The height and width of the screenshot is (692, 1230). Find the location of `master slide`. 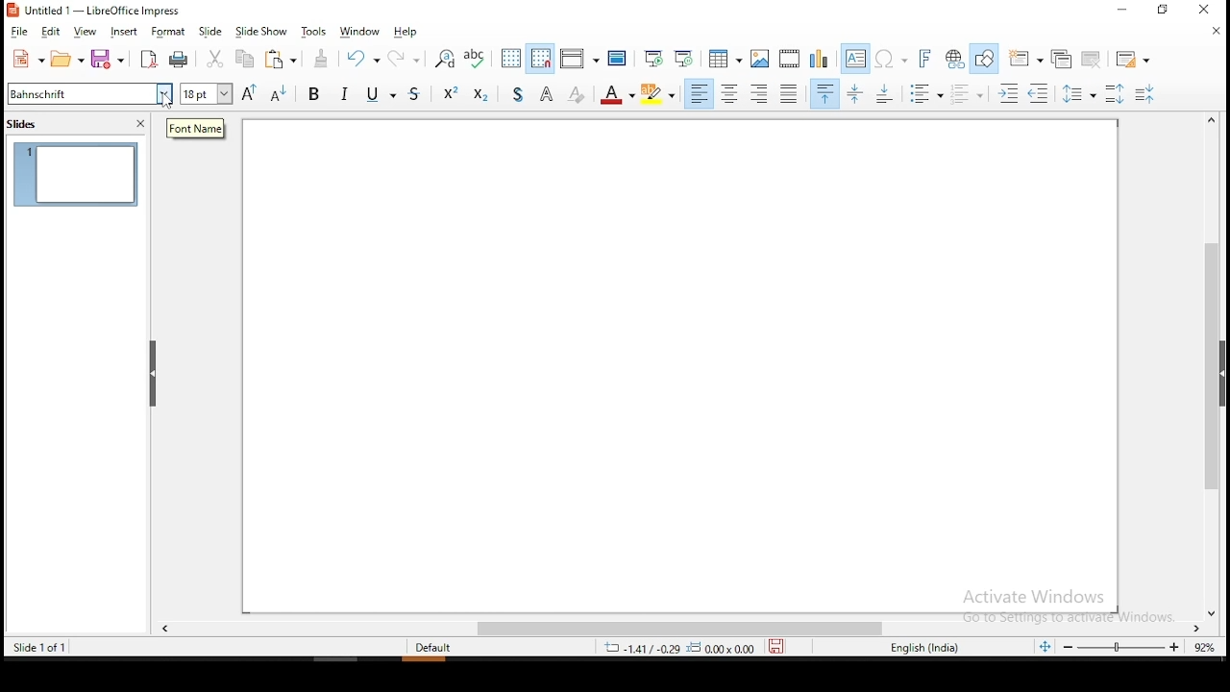

master slide is located at coordinates (617, 59).